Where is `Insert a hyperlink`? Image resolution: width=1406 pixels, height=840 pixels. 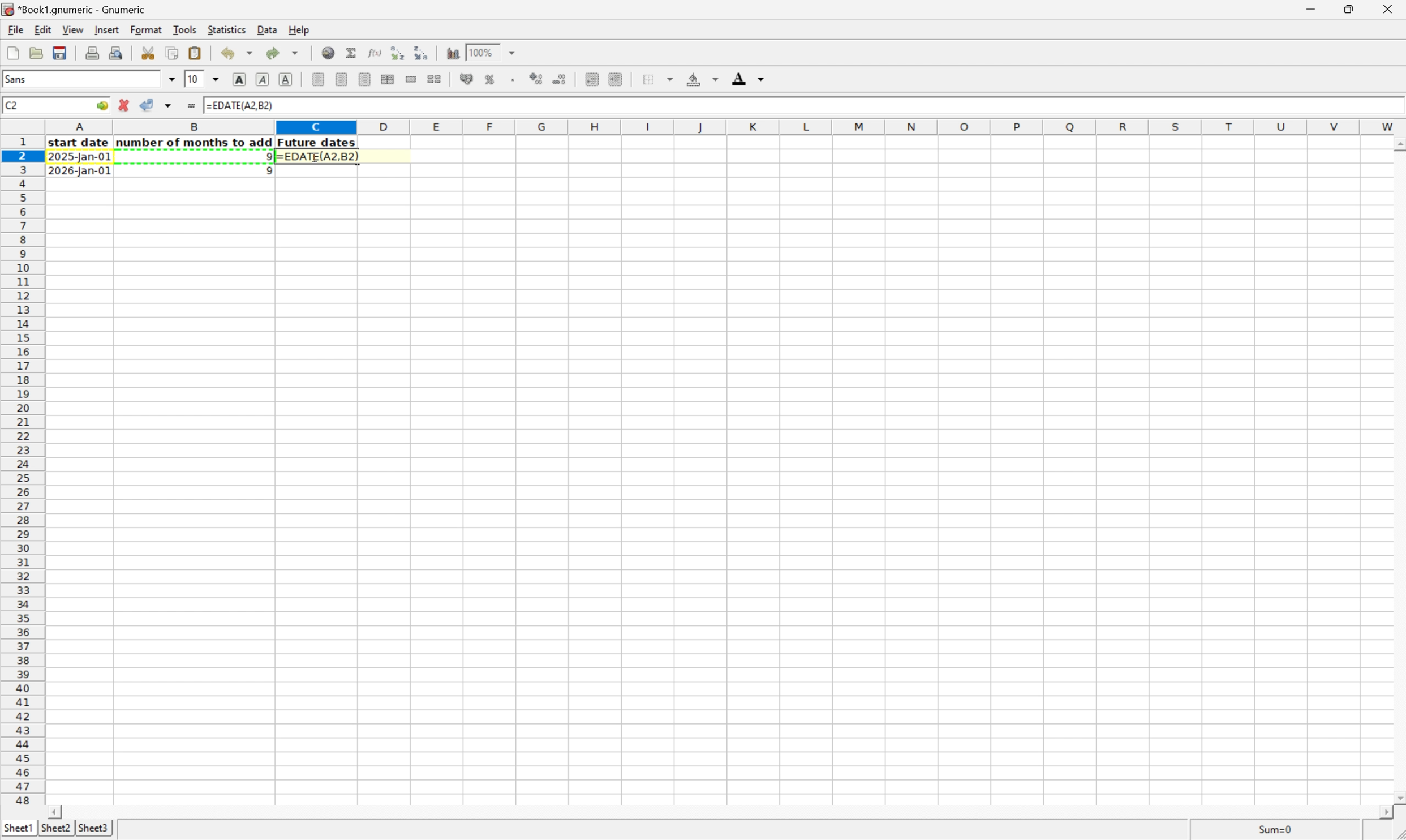 Insert a hyperlink is located at coordinates (329, 52).